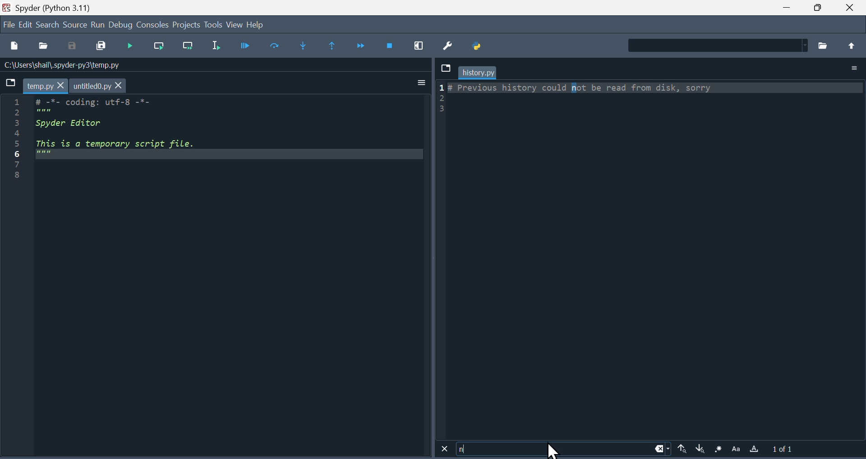 This screenshot has height=459, width=866. I want to click on Maximize, so click(819, 8).